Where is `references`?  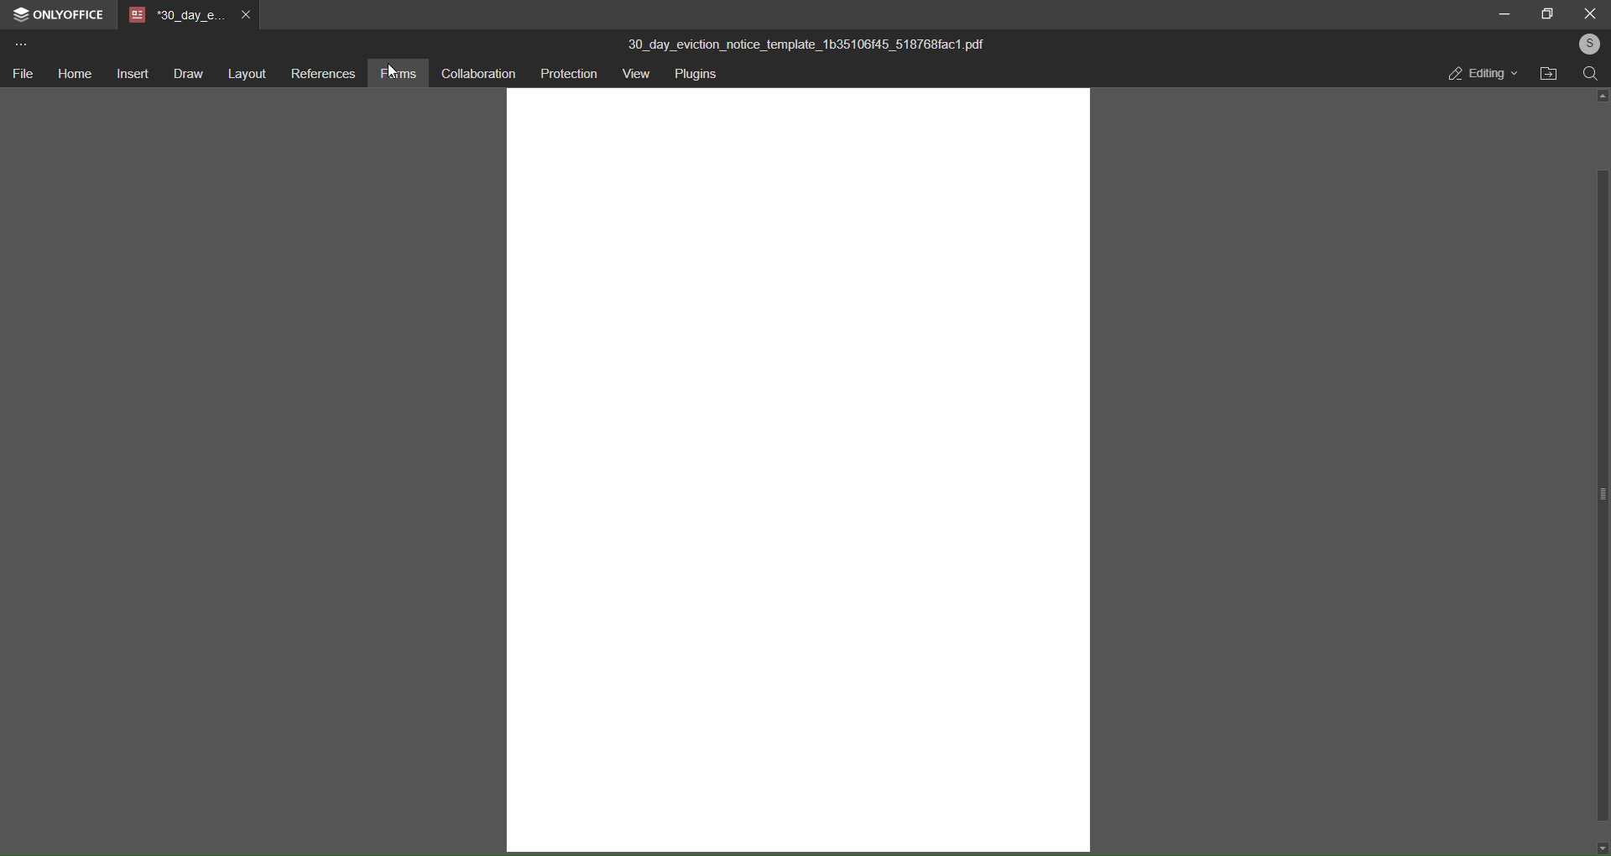 references is located at coordinates (323, 72).